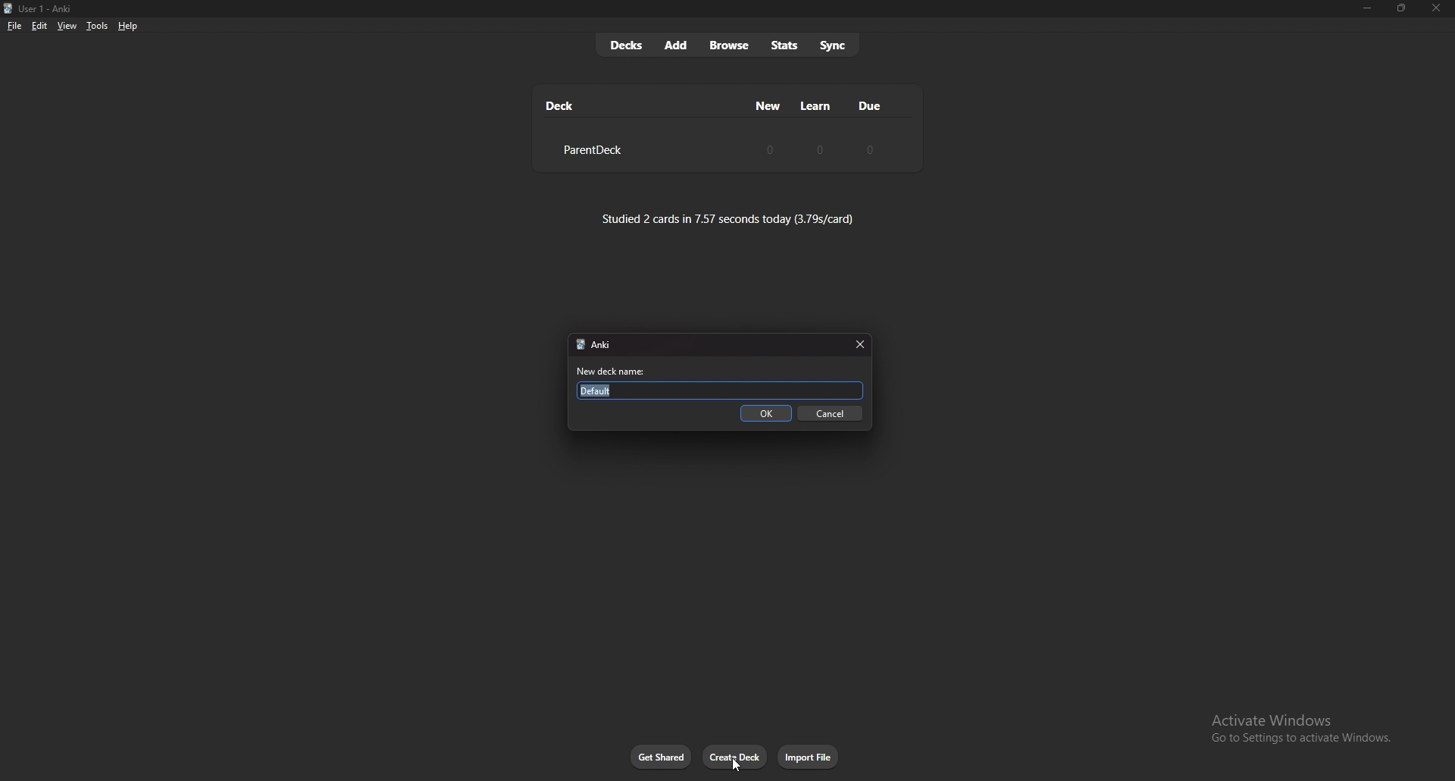 This screenshot has height=781, width=1455. Describe the element at coordinates (768, 414) in the screenshot. I see `ok` at that location.